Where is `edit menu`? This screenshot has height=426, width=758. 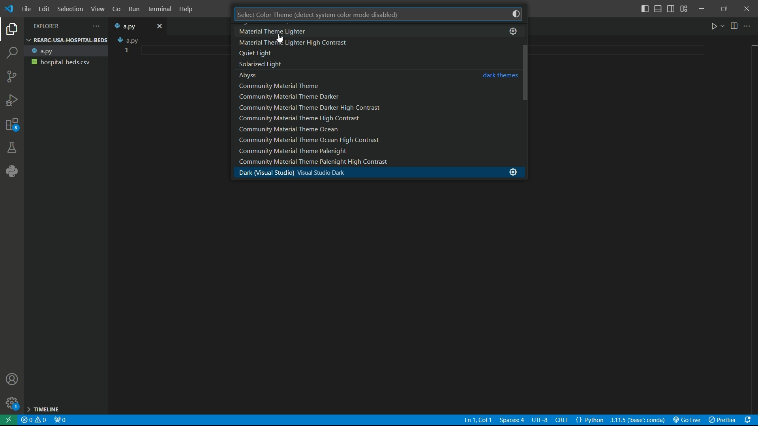
edit menu is located at coordinates (44, 9).